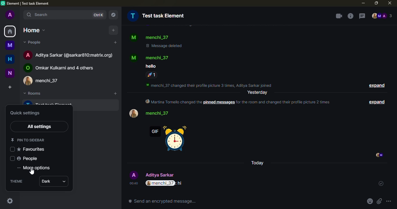 Image resolution: width=397 pixels, height=209 pixels. What do you see at coordinates (159, 113) in the screenshot?
I see `contact` at bounding box center [159, 113].